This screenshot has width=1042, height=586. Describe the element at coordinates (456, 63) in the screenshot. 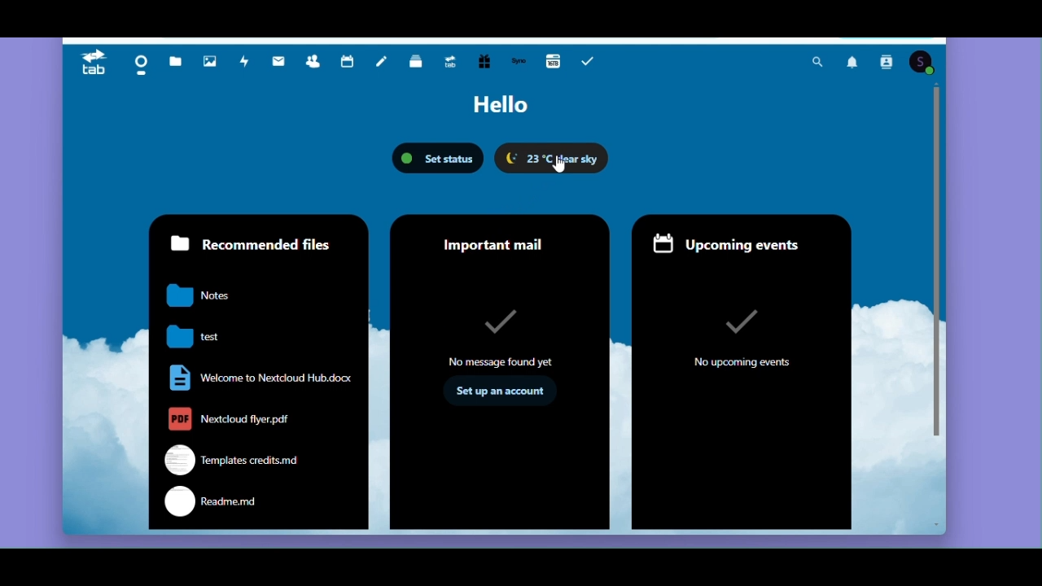

I see `Upgrade` at that location.